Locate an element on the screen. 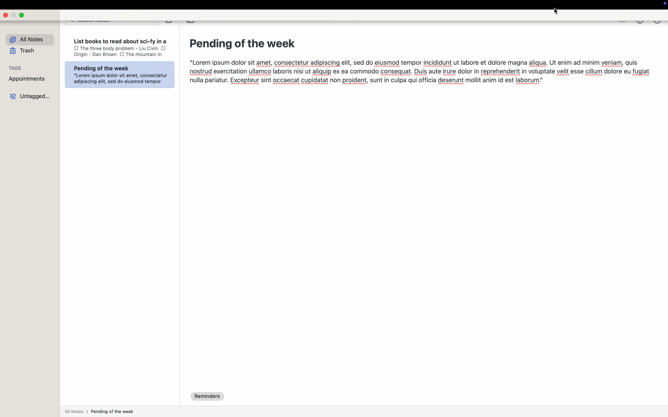 Image resolution: width=668 pixels, height=417 pixels. reminders tag is located at coordinates (208, 397).